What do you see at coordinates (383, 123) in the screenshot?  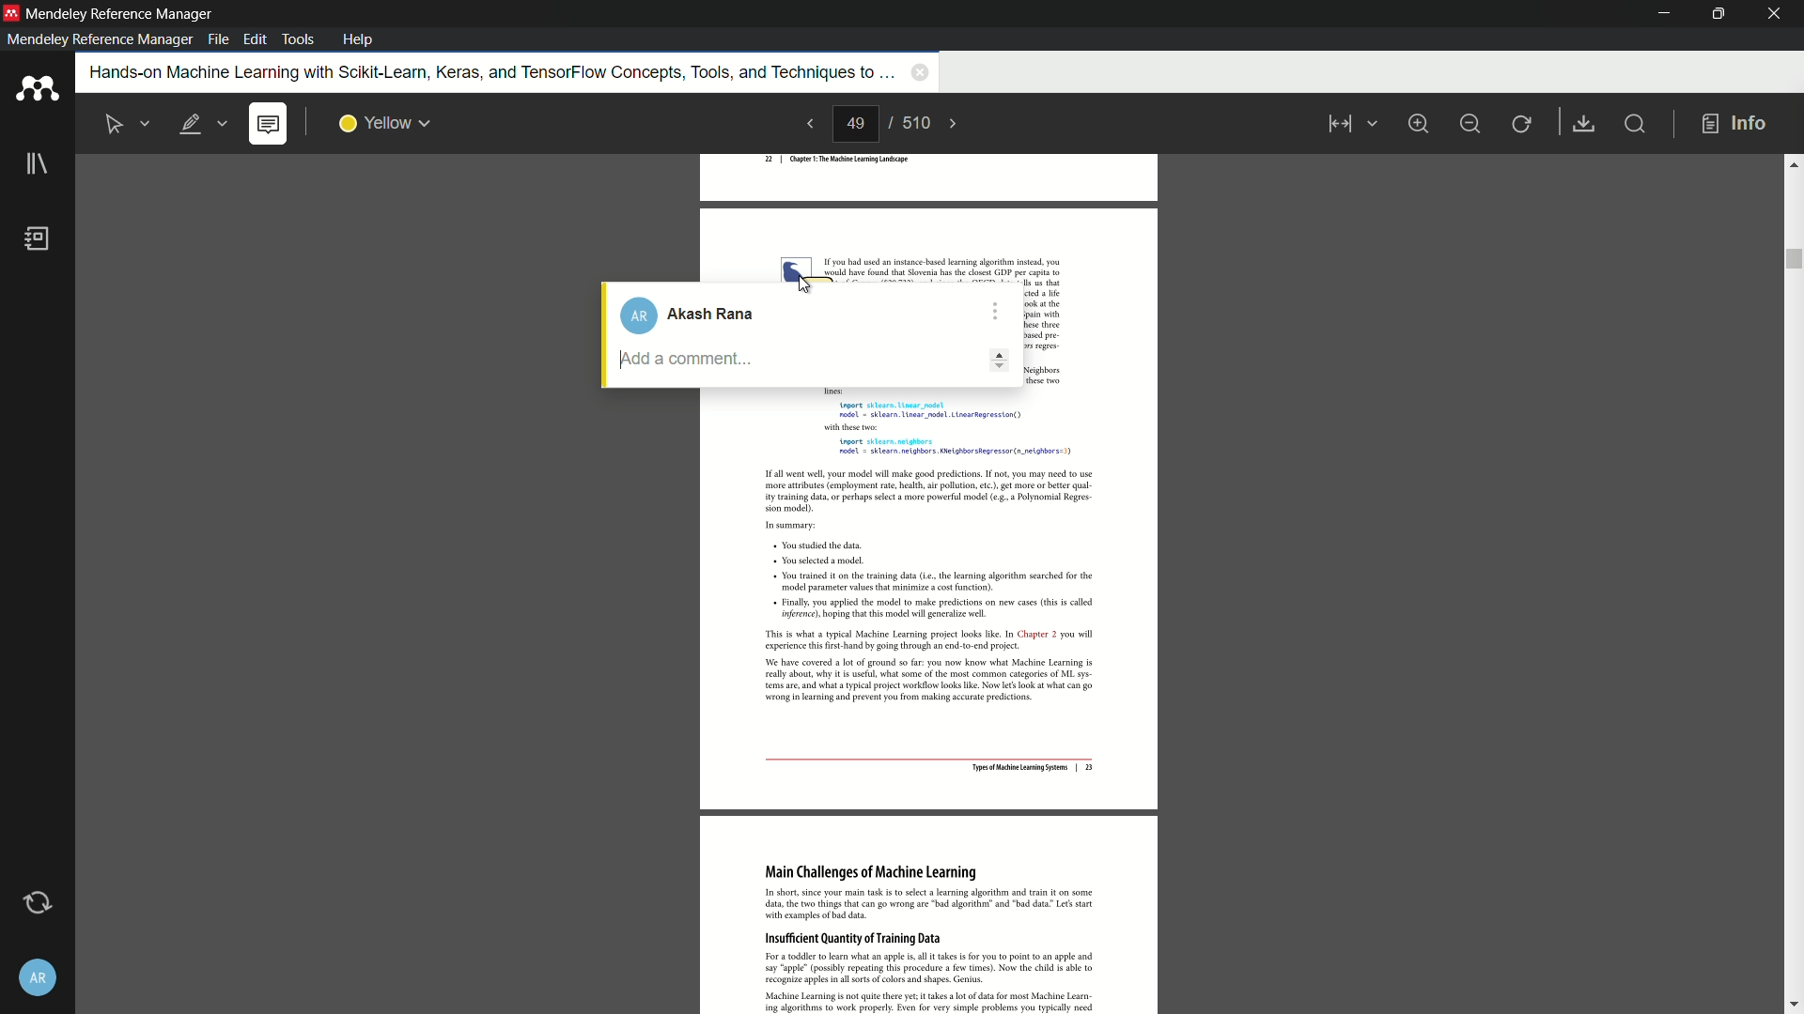 I see `text highlight color` at bounding box center [383, 123].